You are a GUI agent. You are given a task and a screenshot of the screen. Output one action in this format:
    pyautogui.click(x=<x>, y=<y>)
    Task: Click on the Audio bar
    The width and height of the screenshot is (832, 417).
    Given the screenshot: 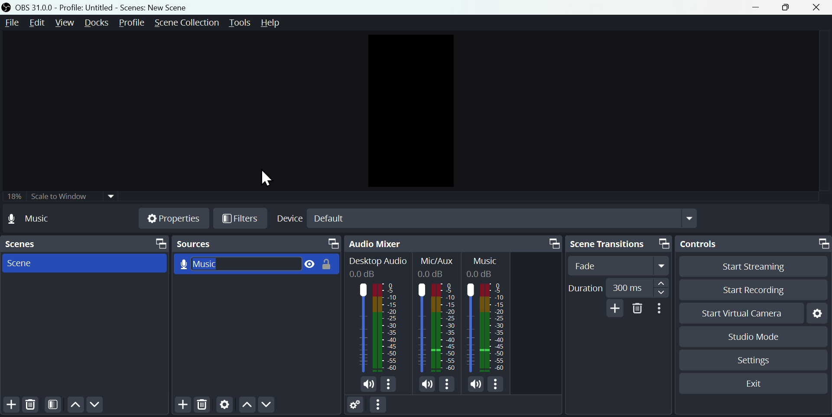 What is the action you would take?
    pyautogui.click(x=376, y=327)
    